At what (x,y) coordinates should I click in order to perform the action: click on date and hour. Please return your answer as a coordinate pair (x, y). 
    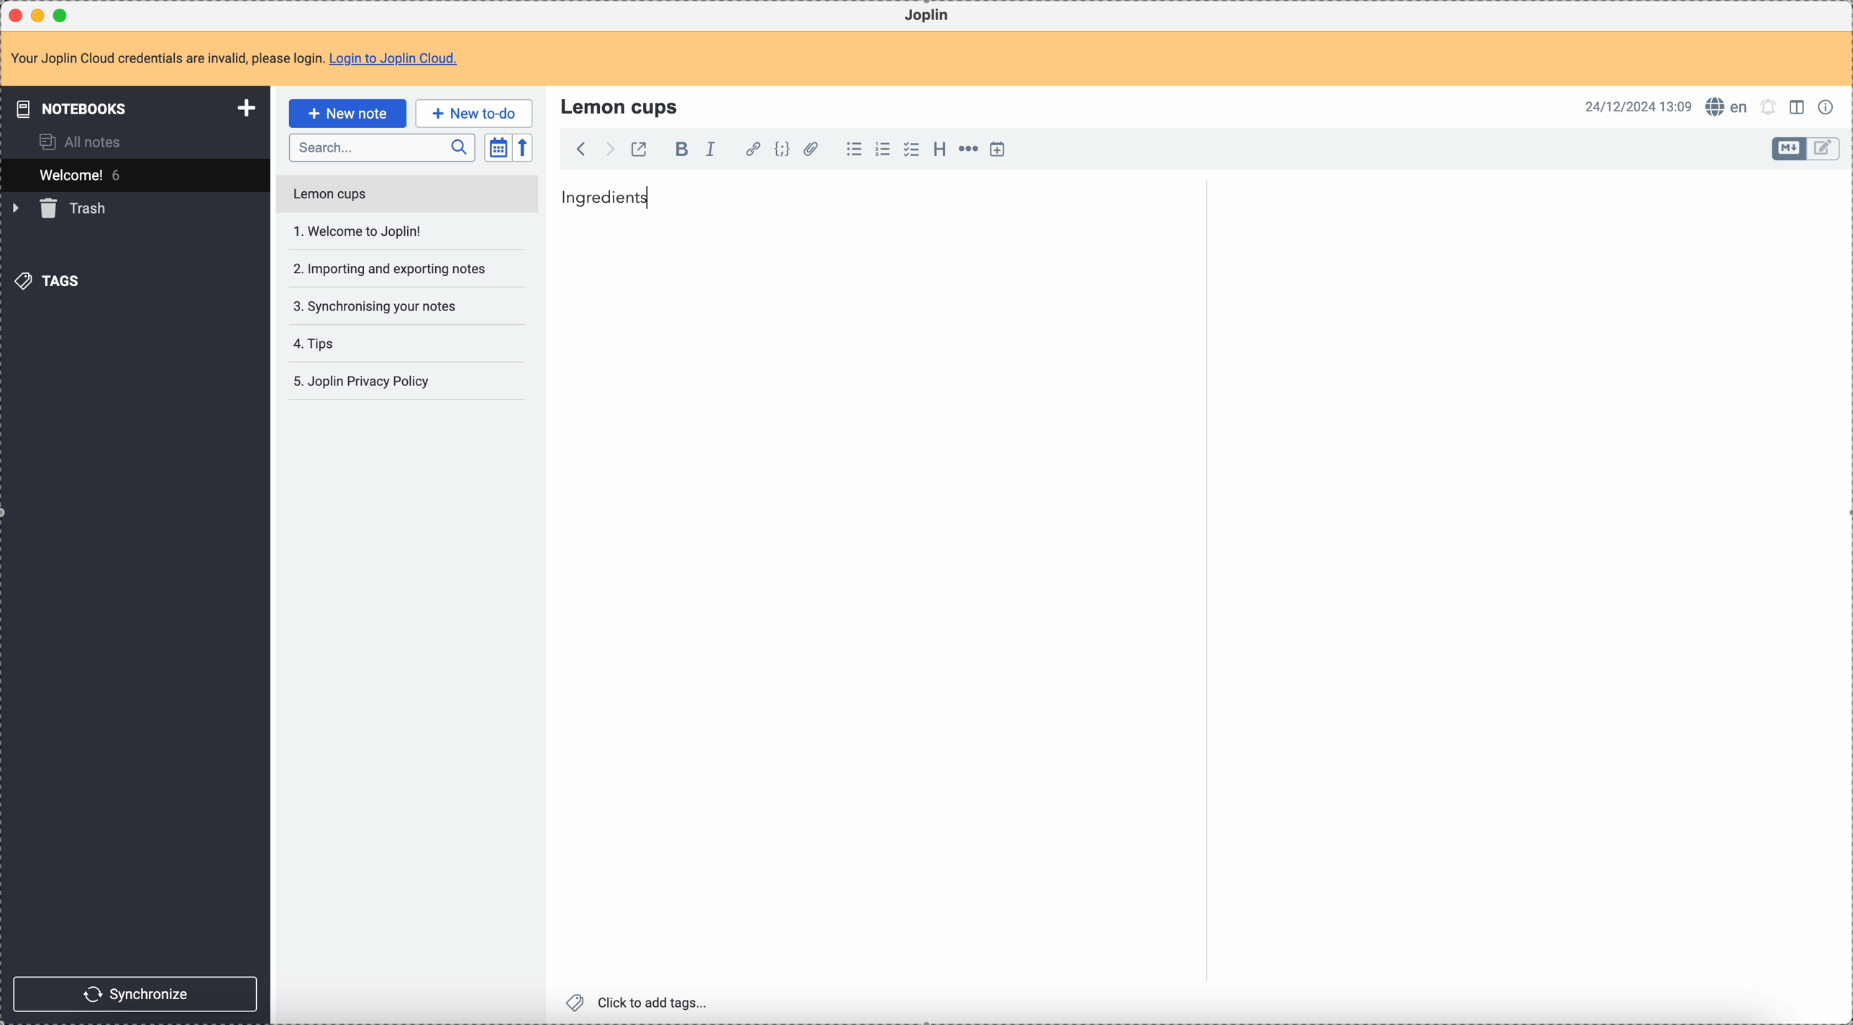
    Looking at the image, I should click on (1639, 106).